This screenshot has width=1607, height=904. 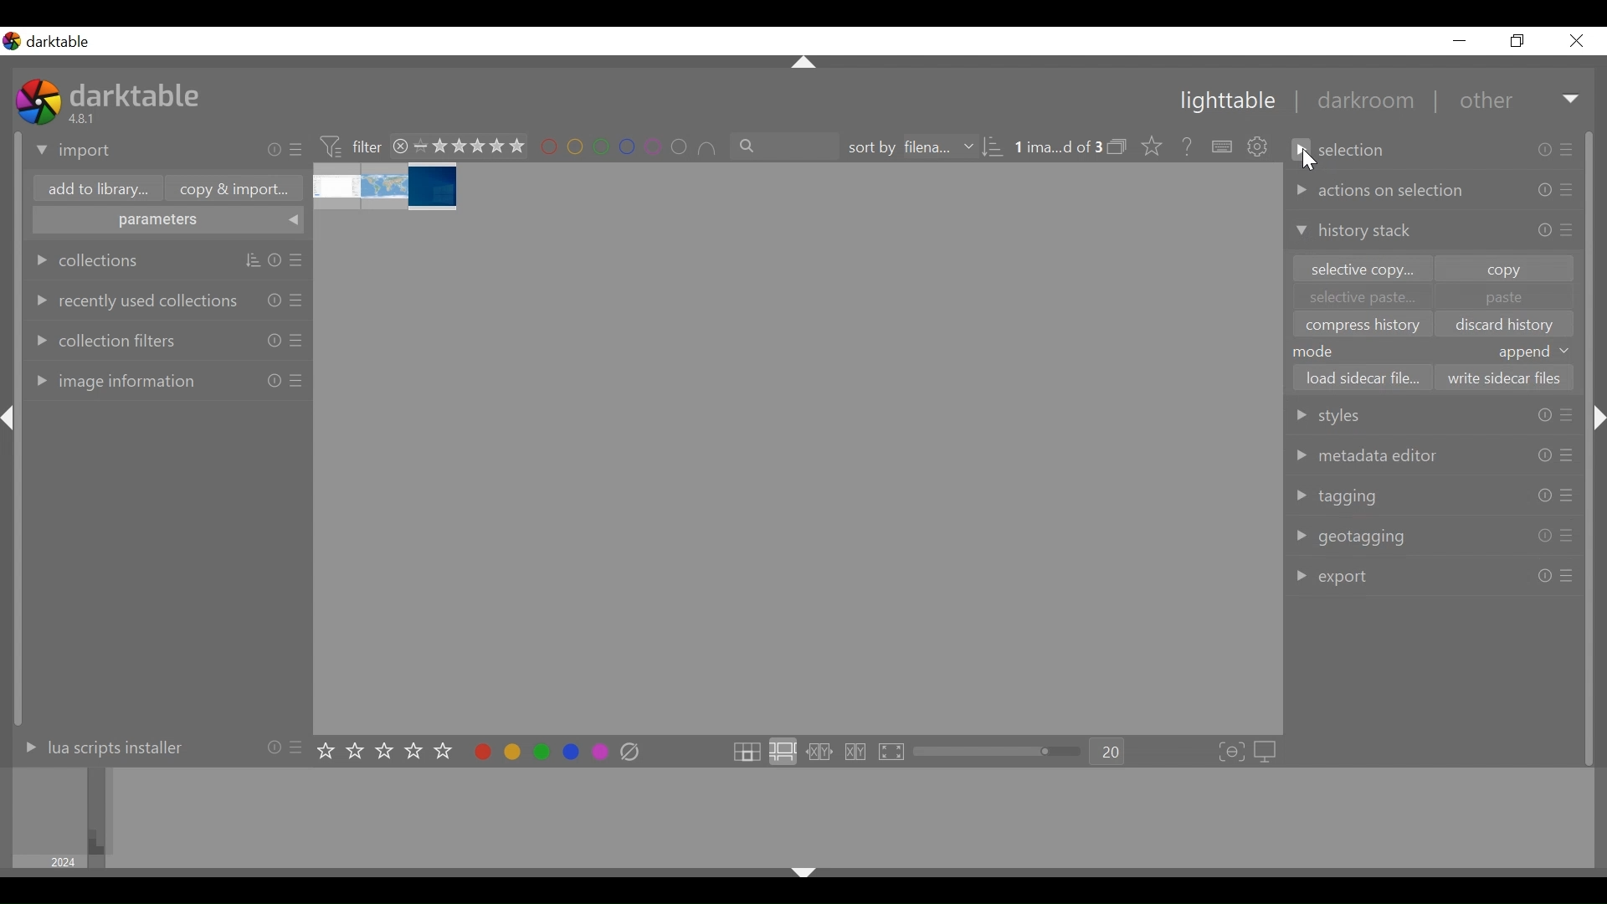 What do you see at coordinates (273, 746) in the screenshot?
I see `info` at bounding box center [273, 746].